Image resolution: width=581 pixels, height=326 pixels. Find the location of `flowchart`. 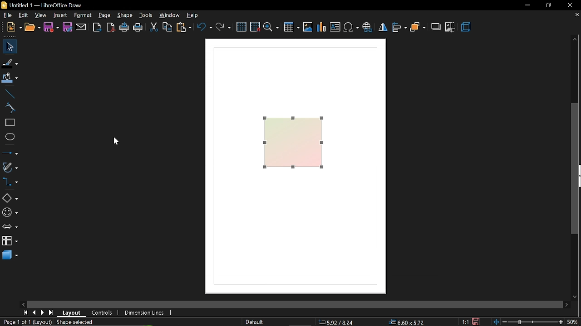

flowchart is located at coordinates (10, 240).